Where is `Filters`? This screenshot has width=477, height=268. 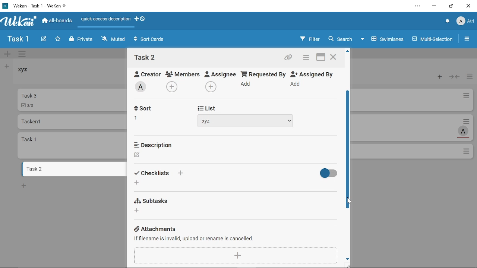
Filters is located at coordinates (308, 39).